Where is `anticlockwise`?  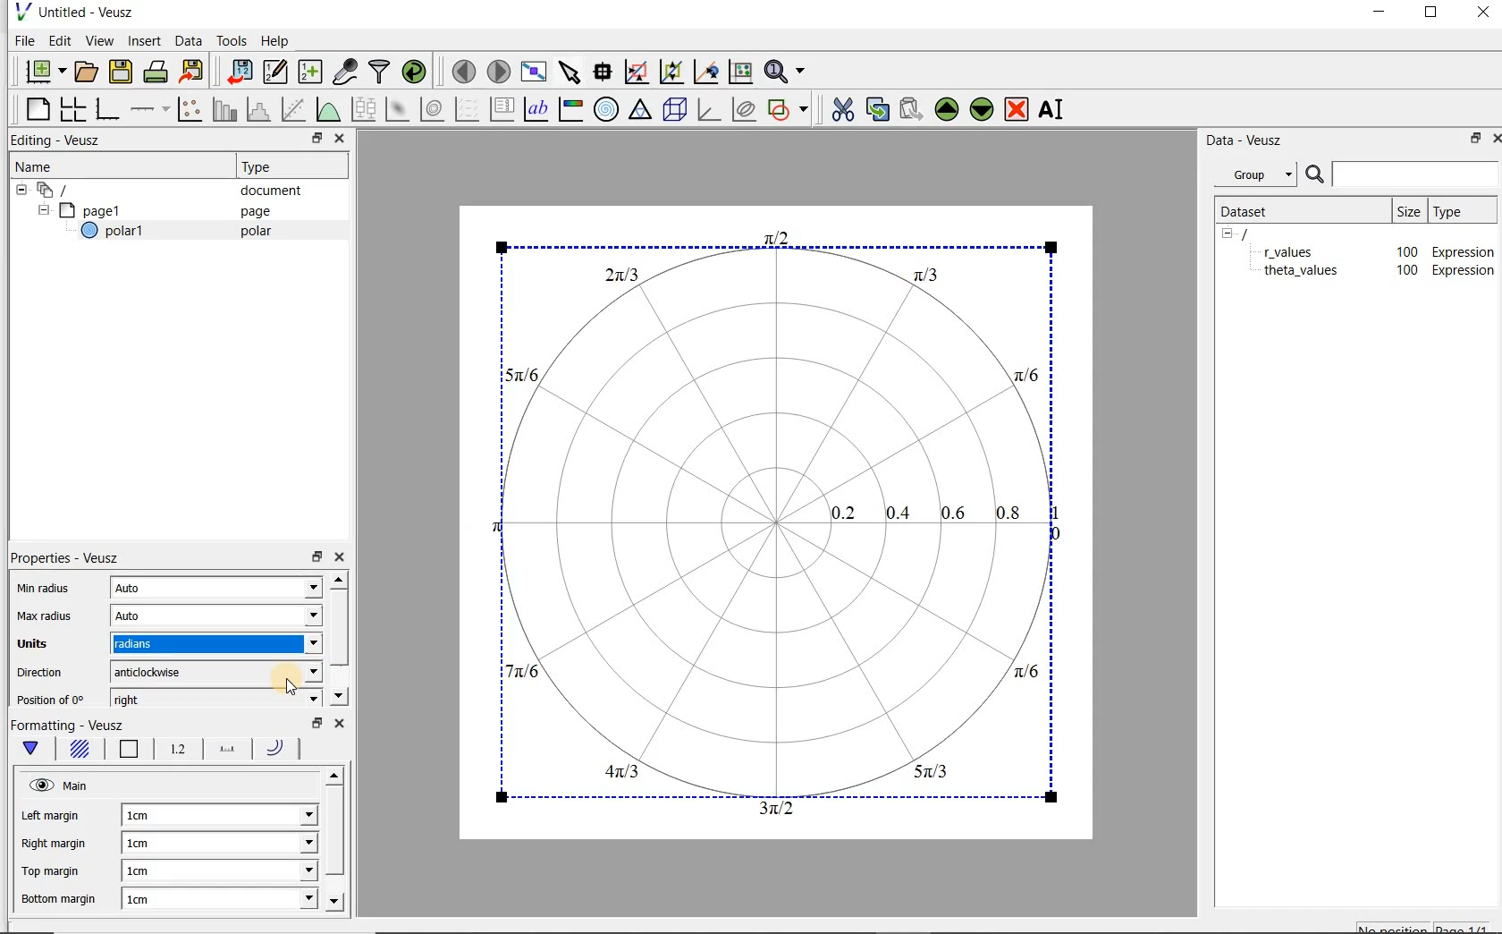
anticlockwise is located at coordinates (156, 672).